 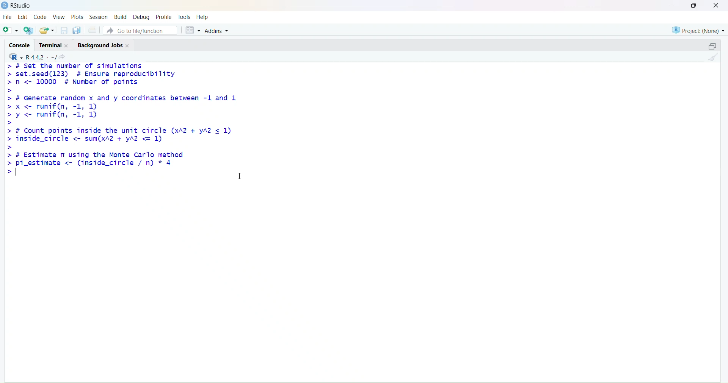 What do you see at coordinates (47, 29) in the screenshot?
I see `Open an existing file (Ctrl + O)` at bounding box center [47, 29].